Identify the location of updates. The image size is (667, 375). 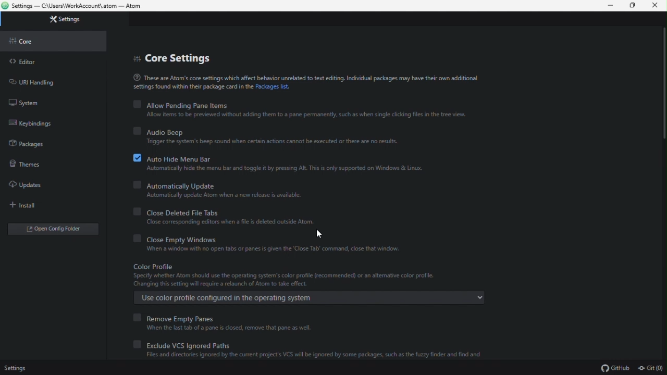
(46, 182).